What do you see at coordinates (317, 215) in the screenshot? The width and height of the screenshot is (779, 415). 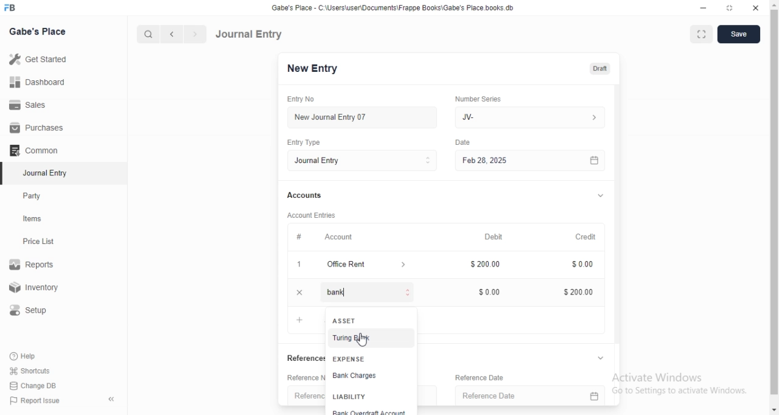 I see `‘Account Entries` at bounding box center [317, 215].